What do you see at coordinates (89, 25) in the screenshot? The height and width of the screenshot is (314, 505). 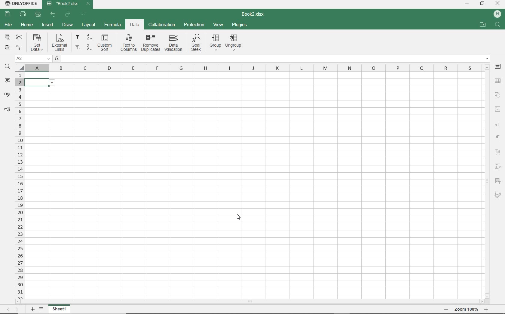 I see `LAYOUT` at bounding box center [89, 25].